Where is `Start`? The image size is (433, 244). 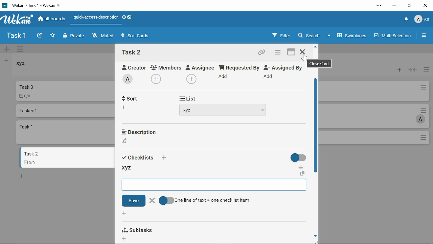 Start is located at coordinates (186, 98).